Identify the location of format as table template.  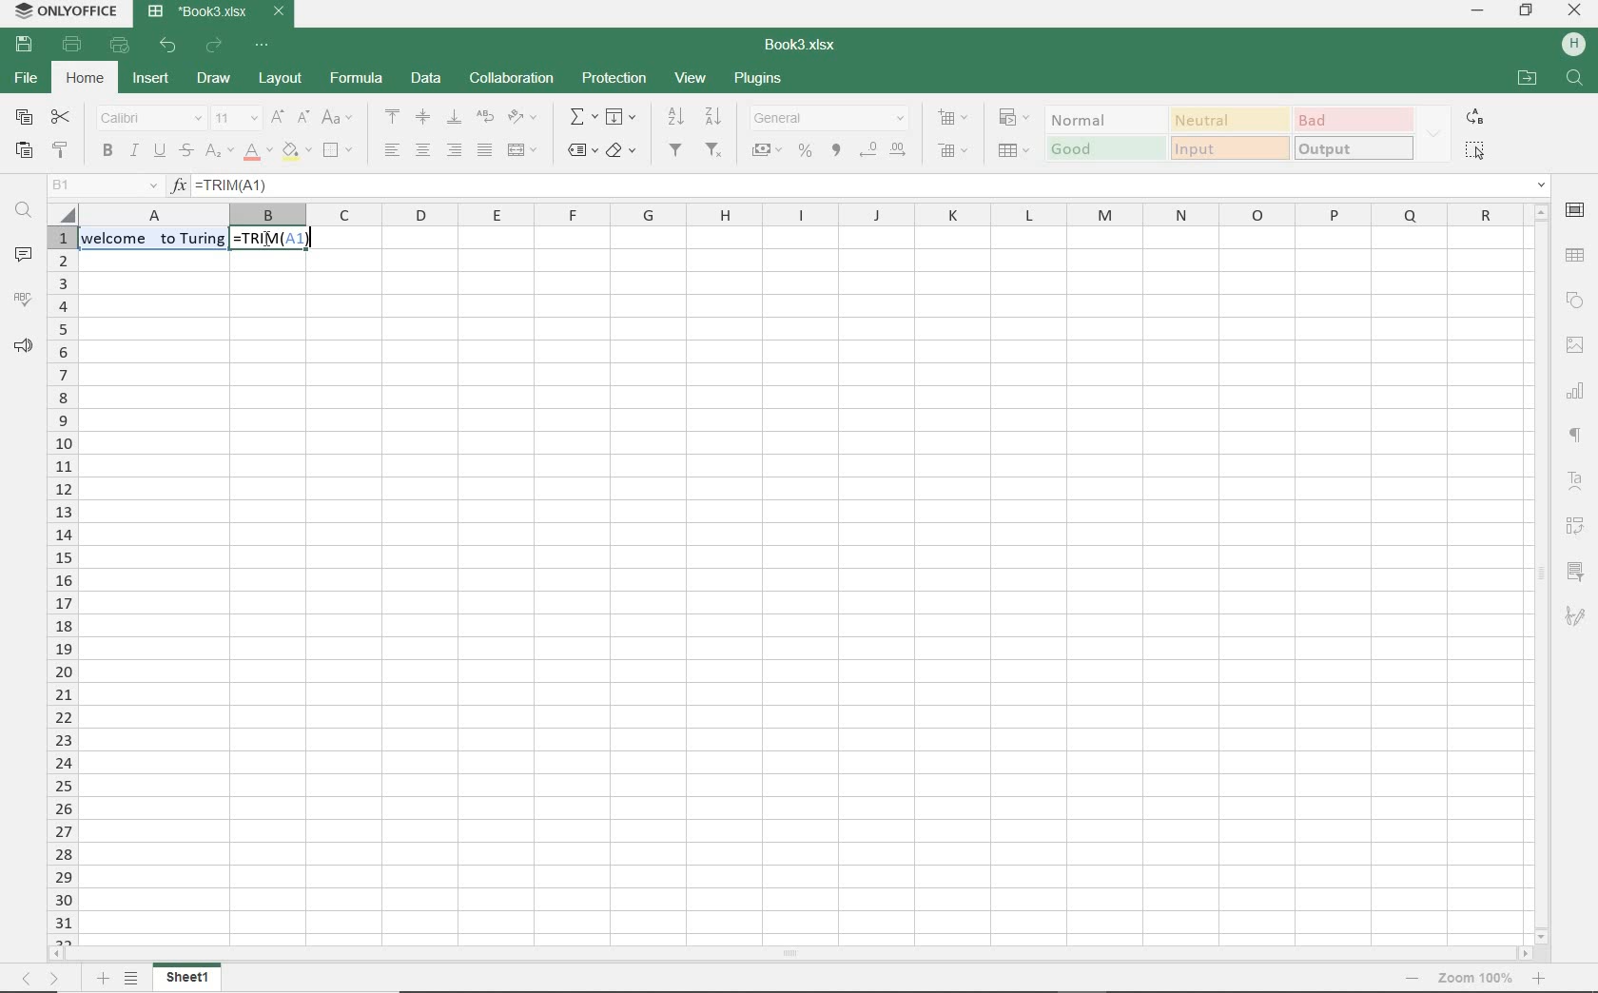
(1013, 151).